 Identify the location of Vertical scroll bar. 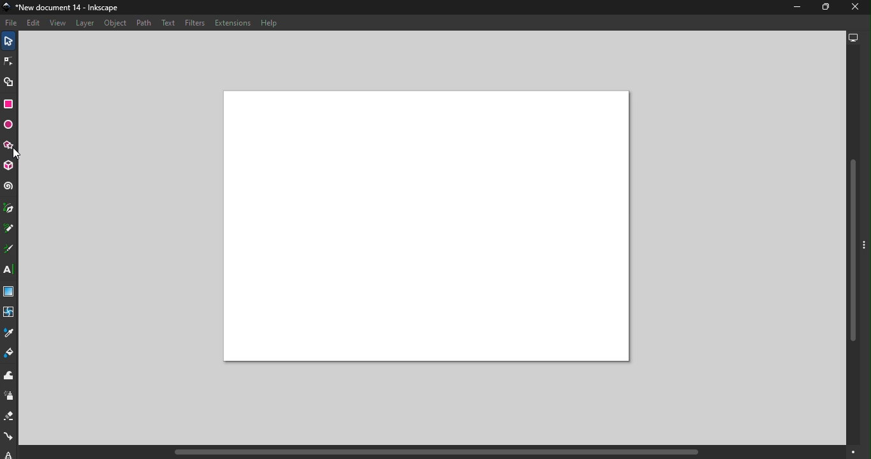
(853, 246).